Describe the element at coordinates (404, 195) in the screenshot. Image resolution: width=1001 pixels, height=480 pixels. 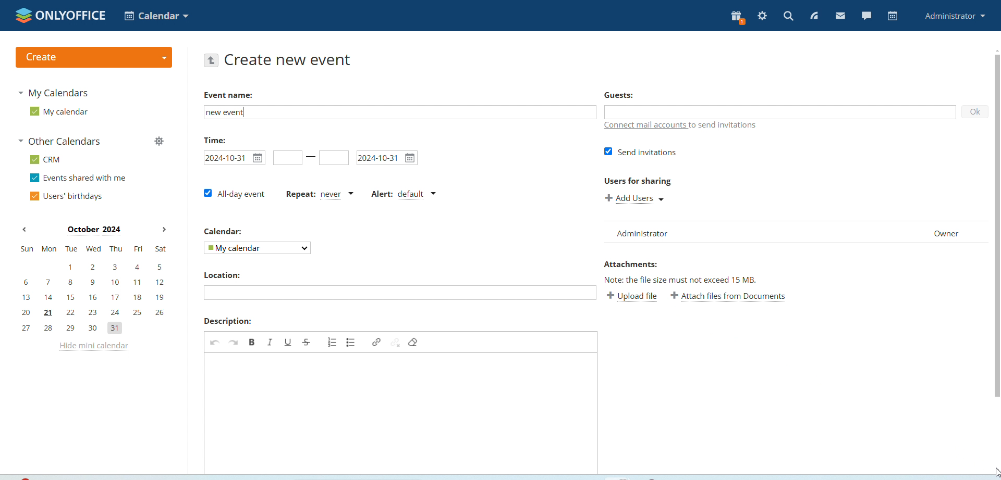
I see `alert dropdown` at that location.